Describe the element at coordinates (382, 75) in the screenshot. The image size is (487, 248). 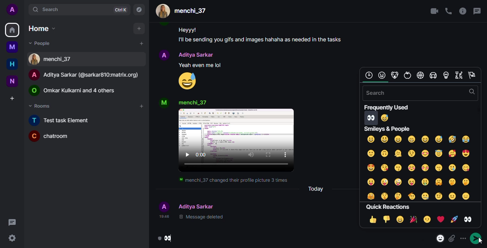
I see `smilley` at that location.